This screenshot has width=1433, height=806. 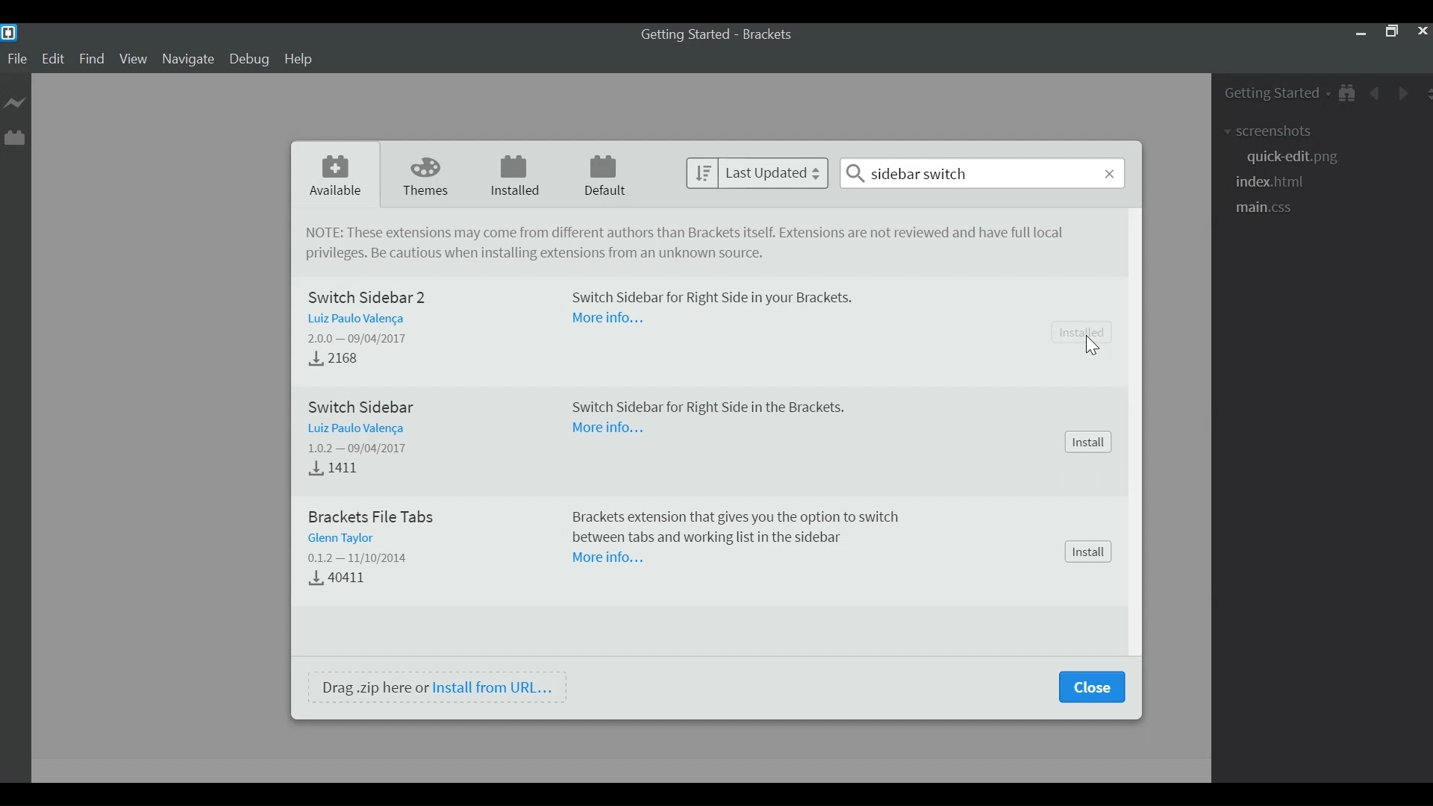 What do you see at coordinates (611, 558) in the screenshot?
I see `More Information` at bounding box center [611, 558].